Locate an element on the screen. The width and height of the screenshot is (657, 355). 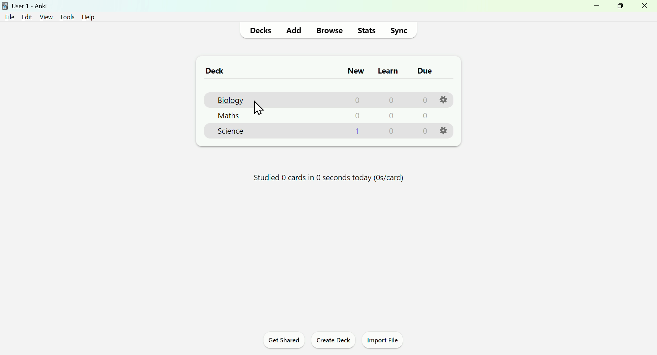
user1-anki is located at coordinates (25, 5).